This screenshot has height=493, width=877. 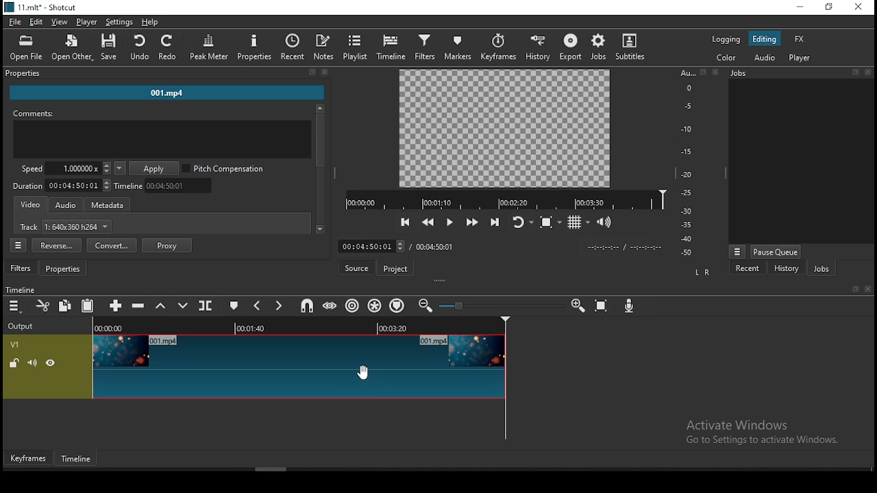 What do you see at coordinates (86, 22) in the screenshot?
I see `player` at bounding box center [86, 22].